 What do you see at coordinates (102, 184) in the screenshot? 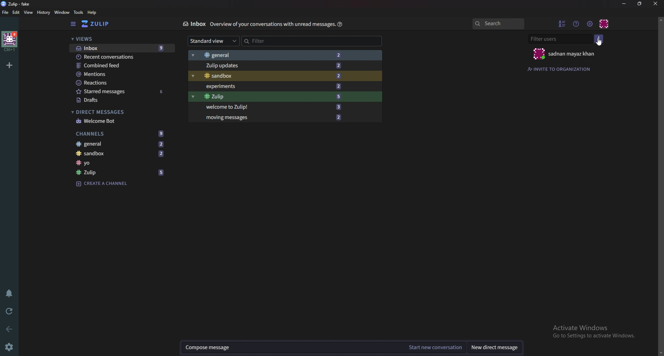
I see `Create a channel` at bounding box center [102, 184].